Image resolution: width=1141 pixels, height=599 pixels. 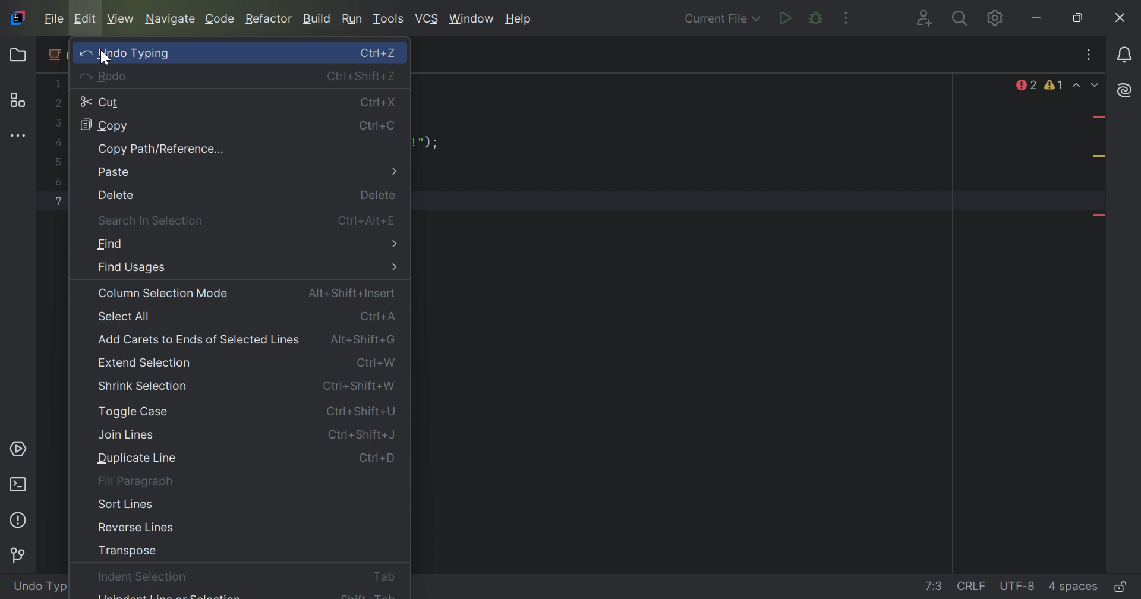 What do you see at coordinates (55, 105) in the screenshot?
I see `2` at bounding box center [55, 105].